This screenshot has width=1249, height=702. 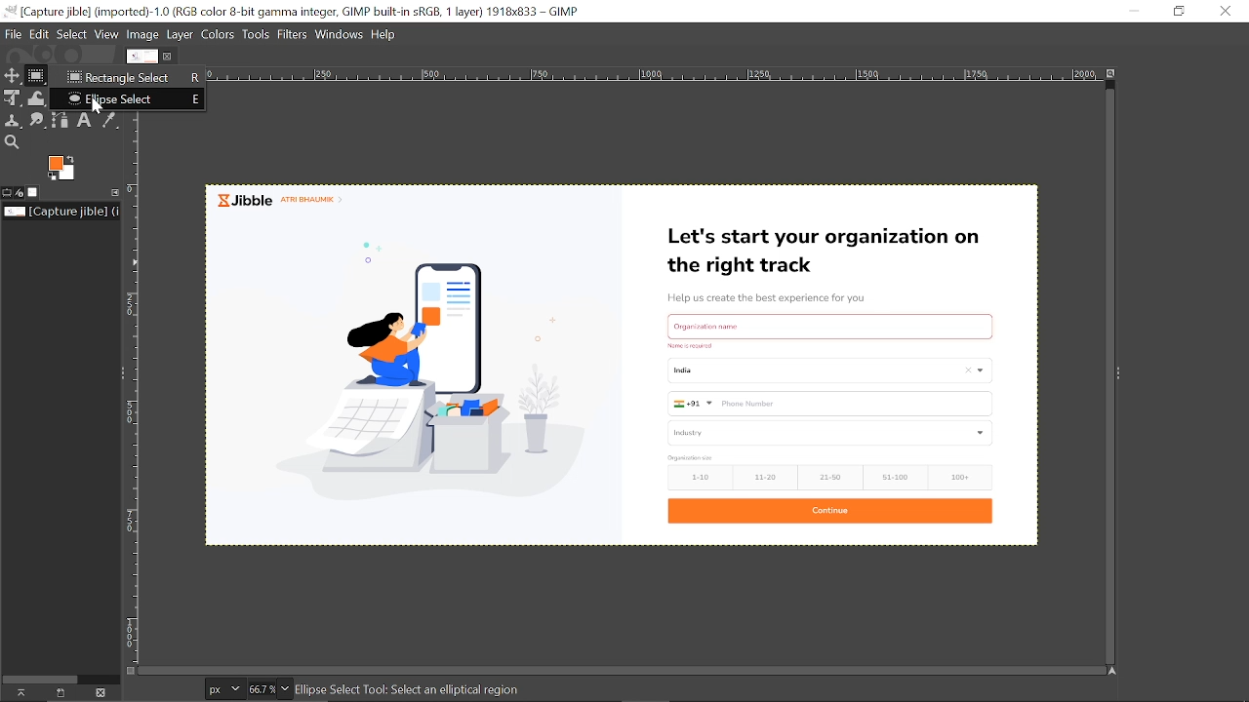 I want to click on Text tool, so click(x=85, y=120).